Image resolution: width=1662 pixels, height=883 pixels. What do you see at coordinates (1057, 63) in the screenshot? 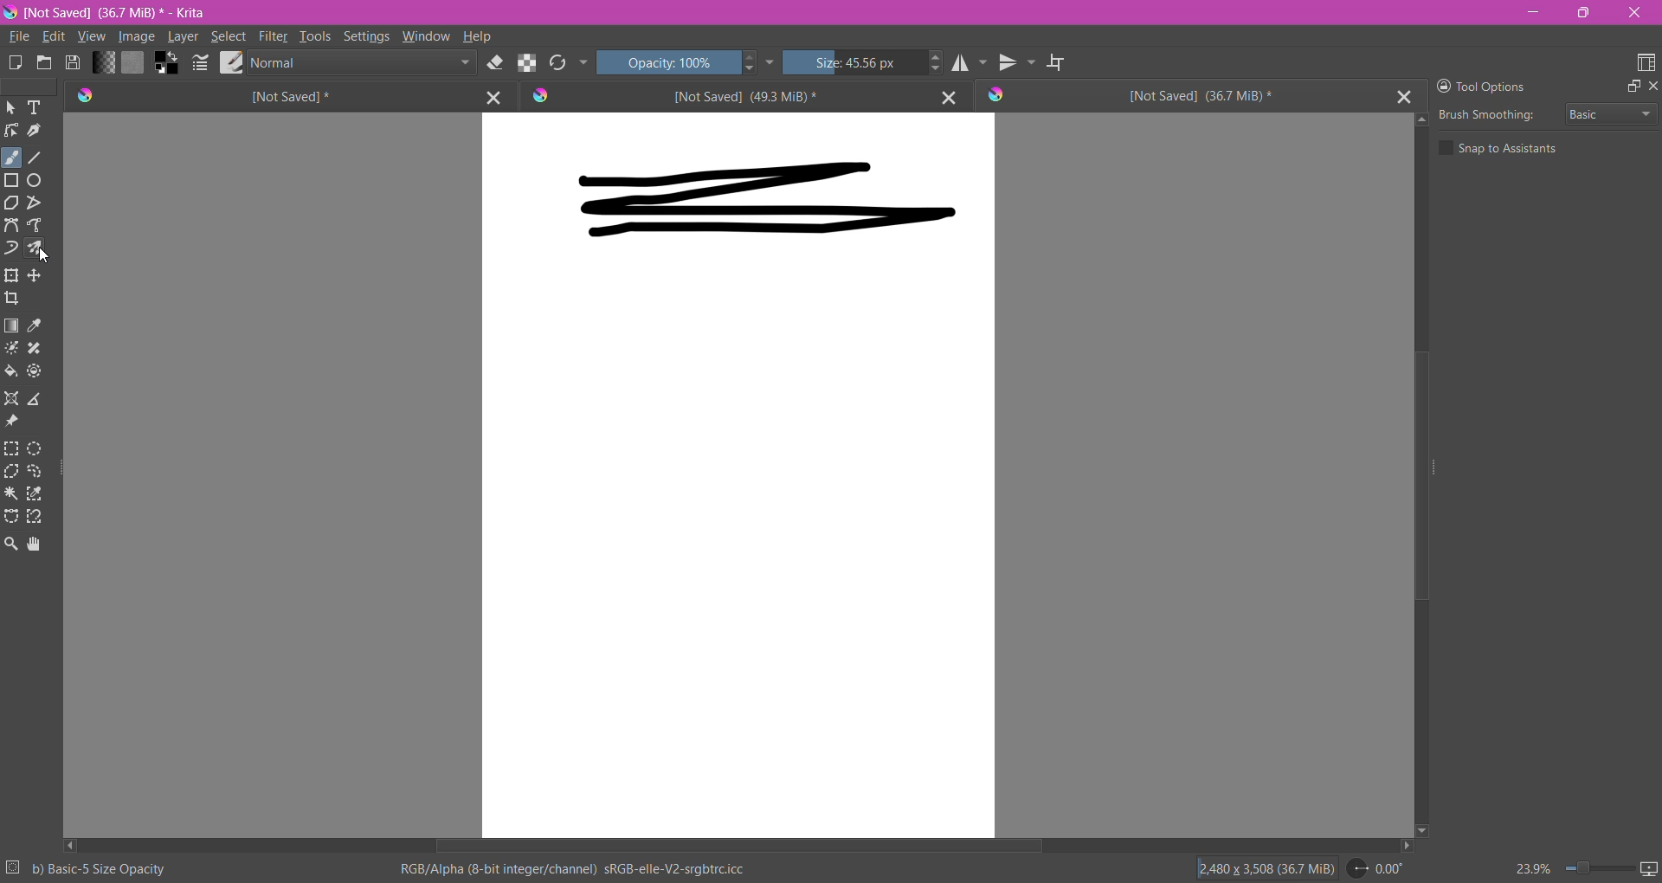
I see `Wrap Around Mode` at bounding box center [1057, 63].